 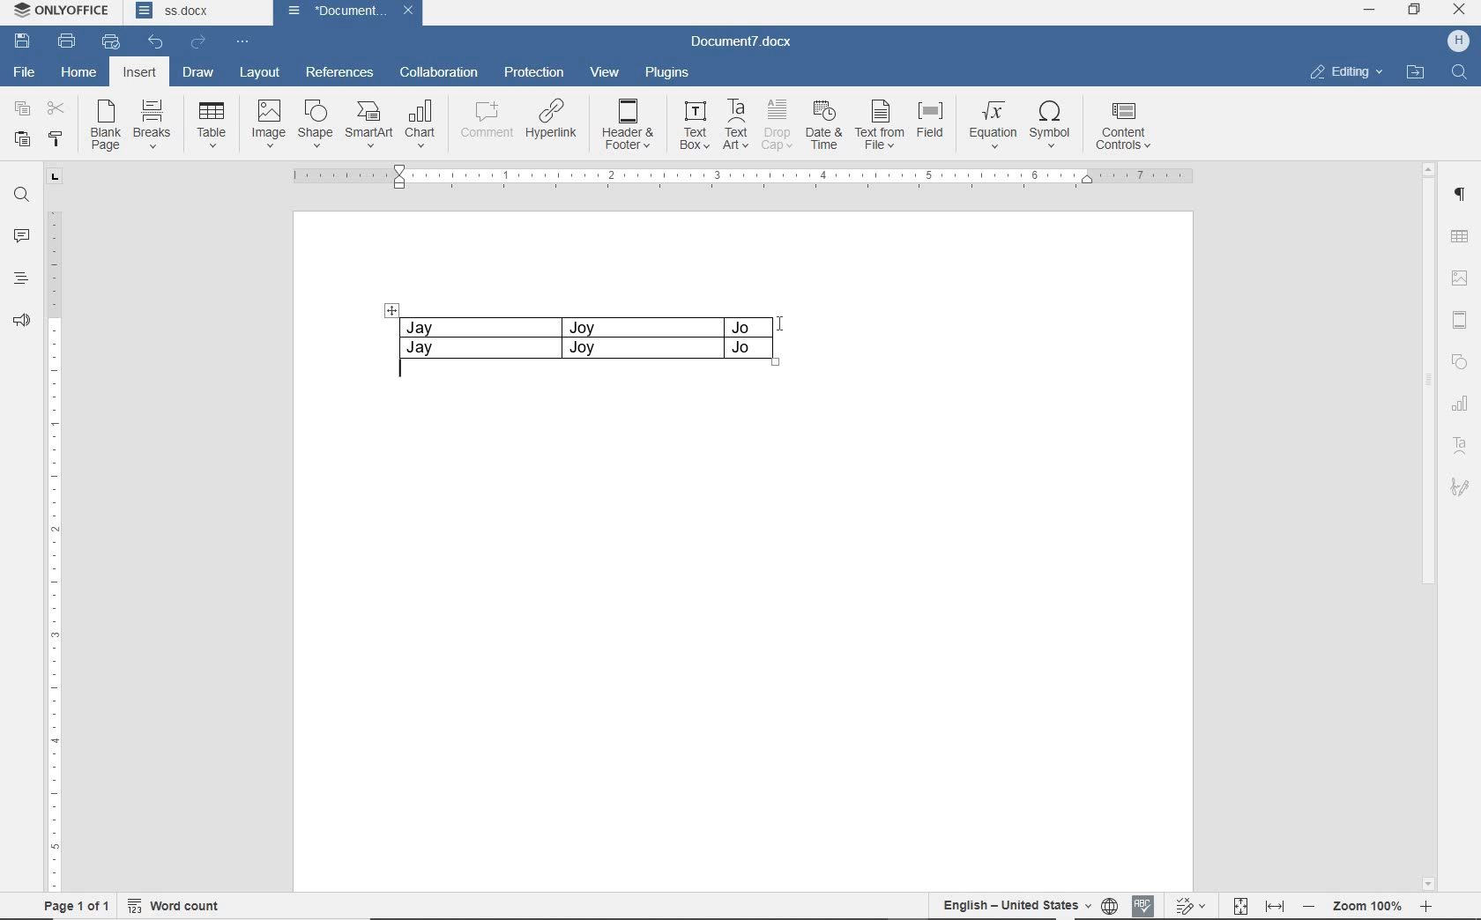 I want to click on PRINT, so click(x=66, y=42).